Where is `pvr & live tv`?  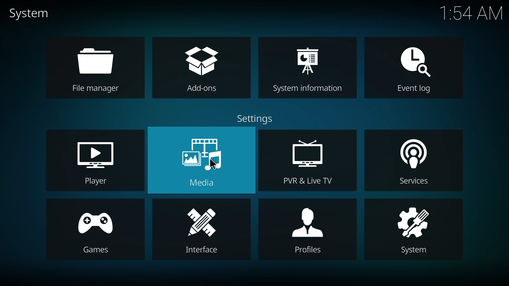 pvr & live tv is located at coordinates (305, 162).